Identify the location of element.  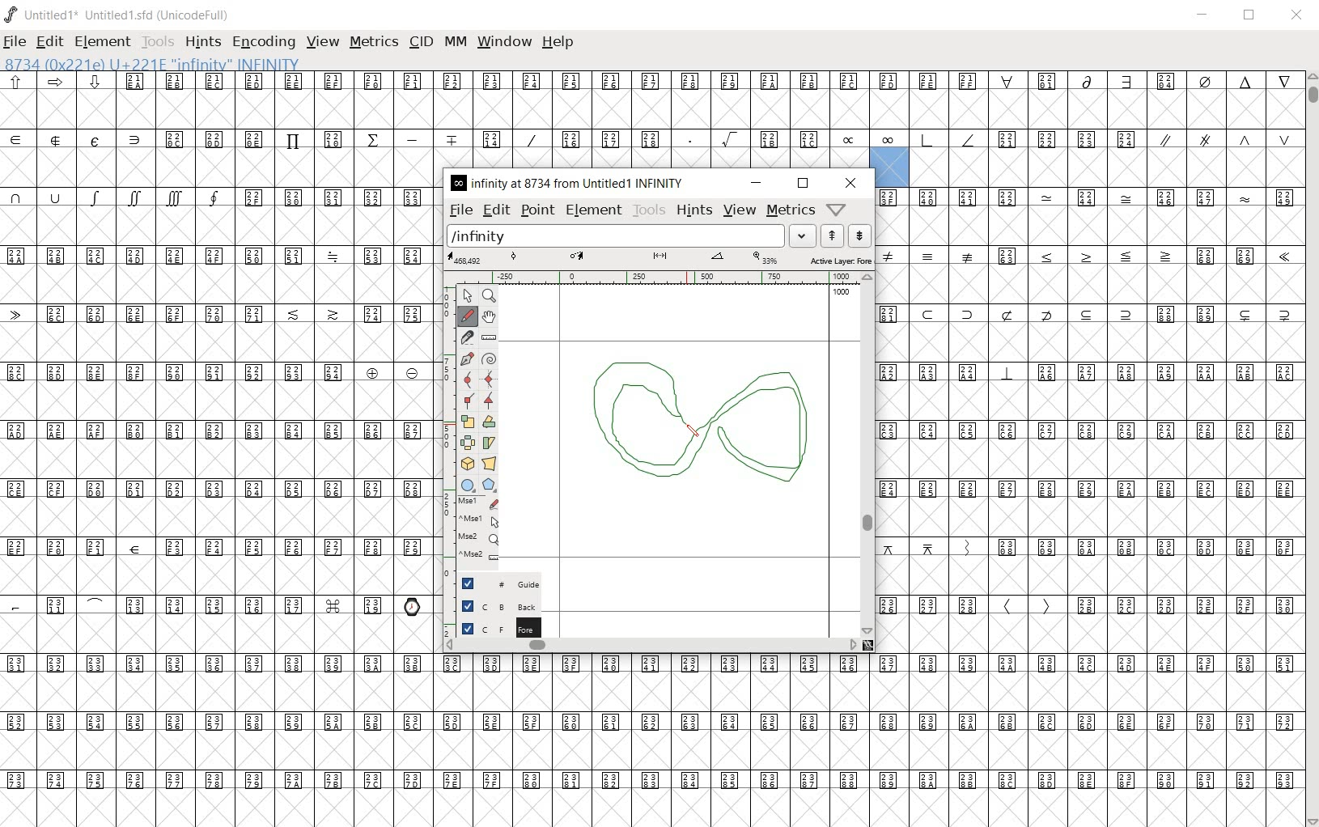
(594, 211).